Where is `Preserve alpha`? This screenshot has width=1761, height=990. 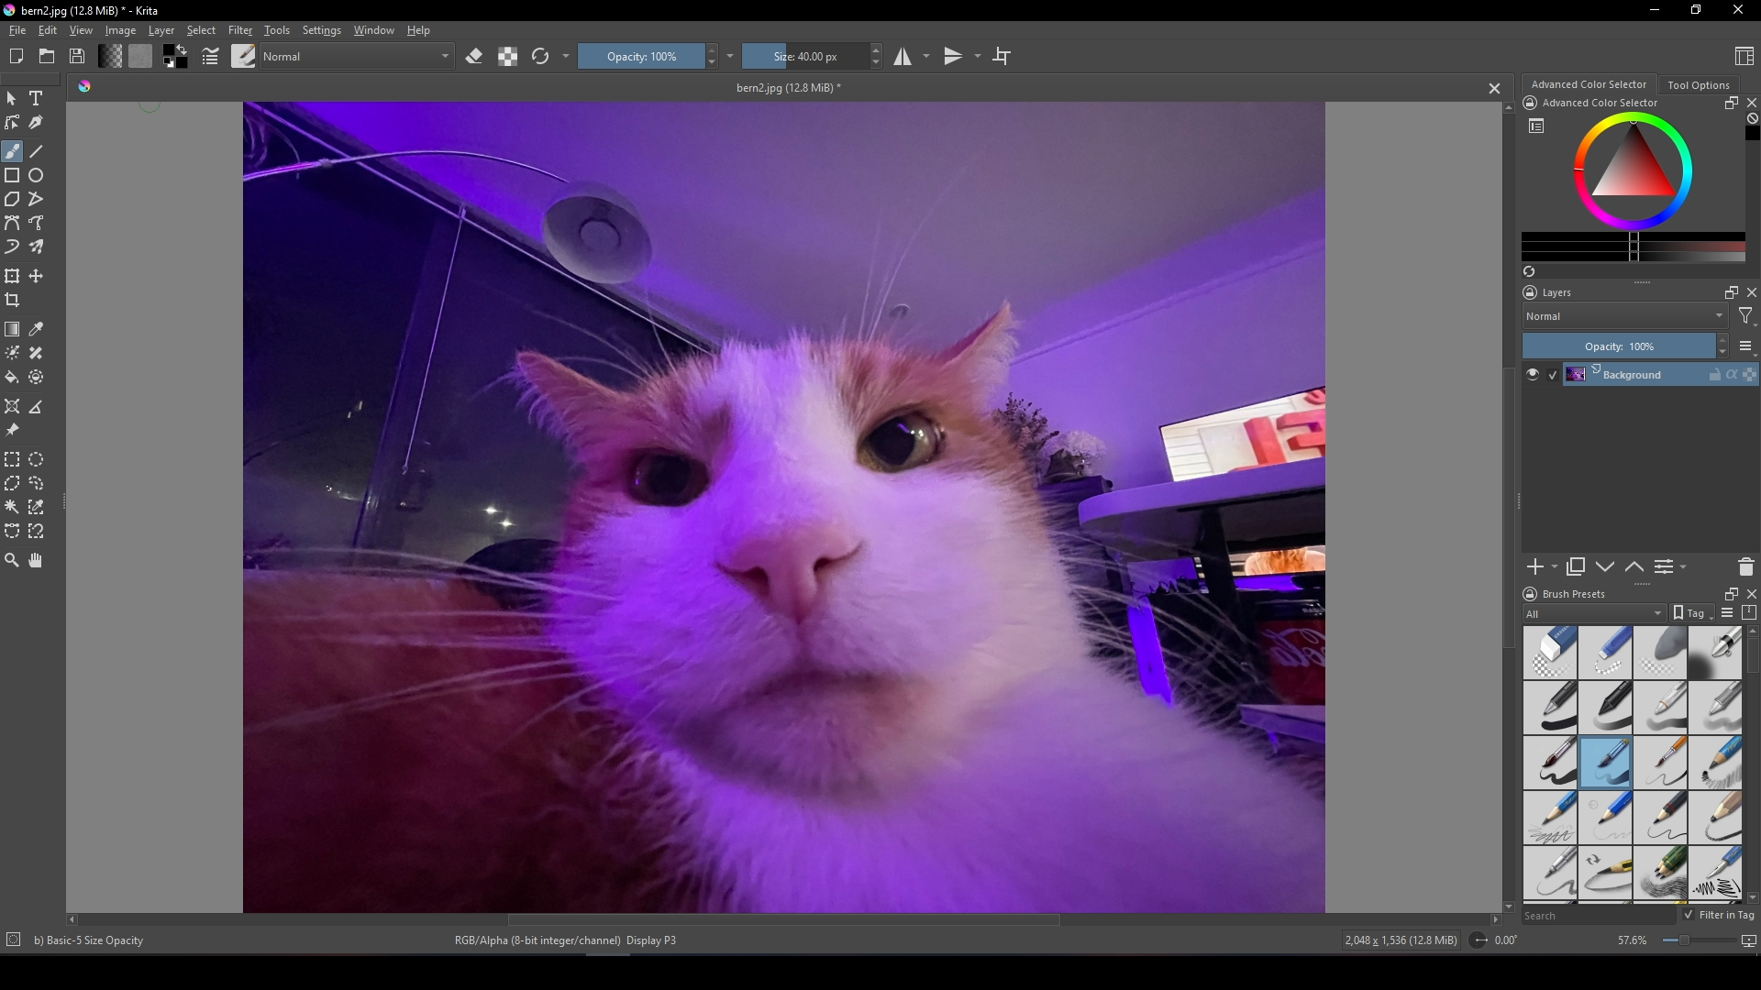 Preserve alpha is located at coordinates (508, 56).